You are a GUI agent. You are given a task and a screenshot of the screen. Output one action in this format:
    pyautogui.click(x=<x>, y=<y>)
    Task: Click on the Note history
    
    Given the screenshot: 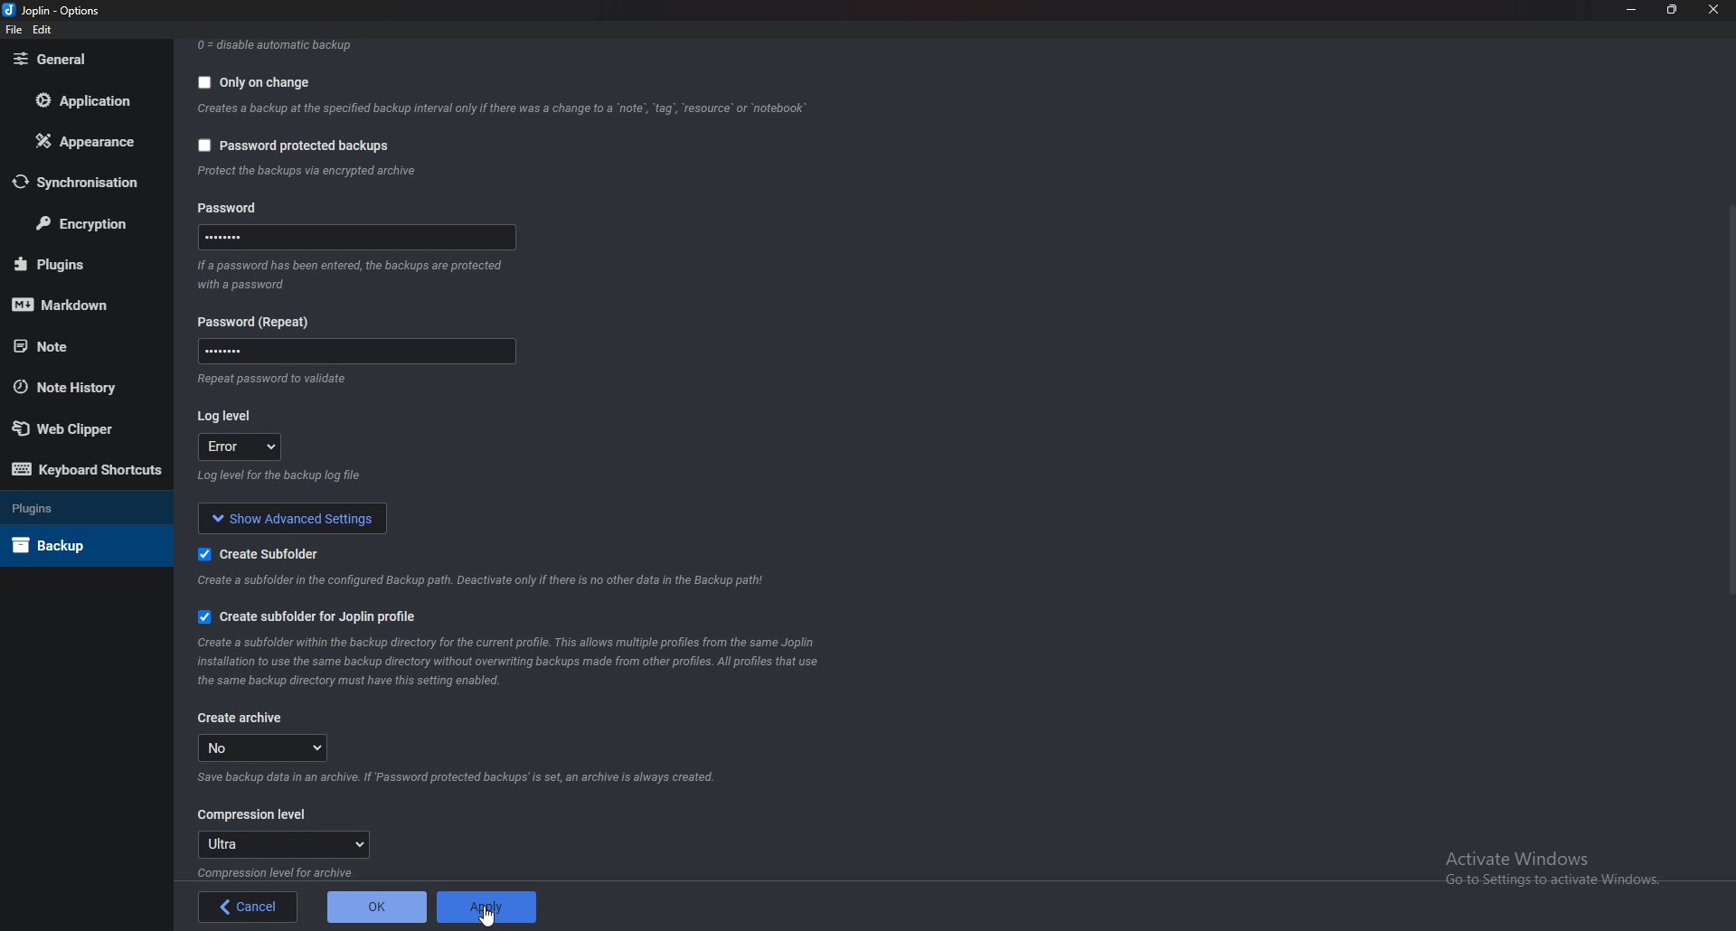 What is the action you would take?
    pyautogui.click(x=77, y=389)
    